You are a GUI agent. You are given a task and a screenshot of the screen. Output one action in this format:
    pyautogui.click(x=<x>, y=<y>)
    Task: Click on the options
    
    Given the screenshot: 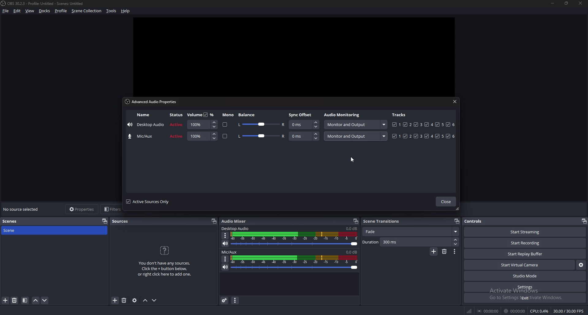 What is the action you would take?
    pyautogui.click(x=225, y=259)
    